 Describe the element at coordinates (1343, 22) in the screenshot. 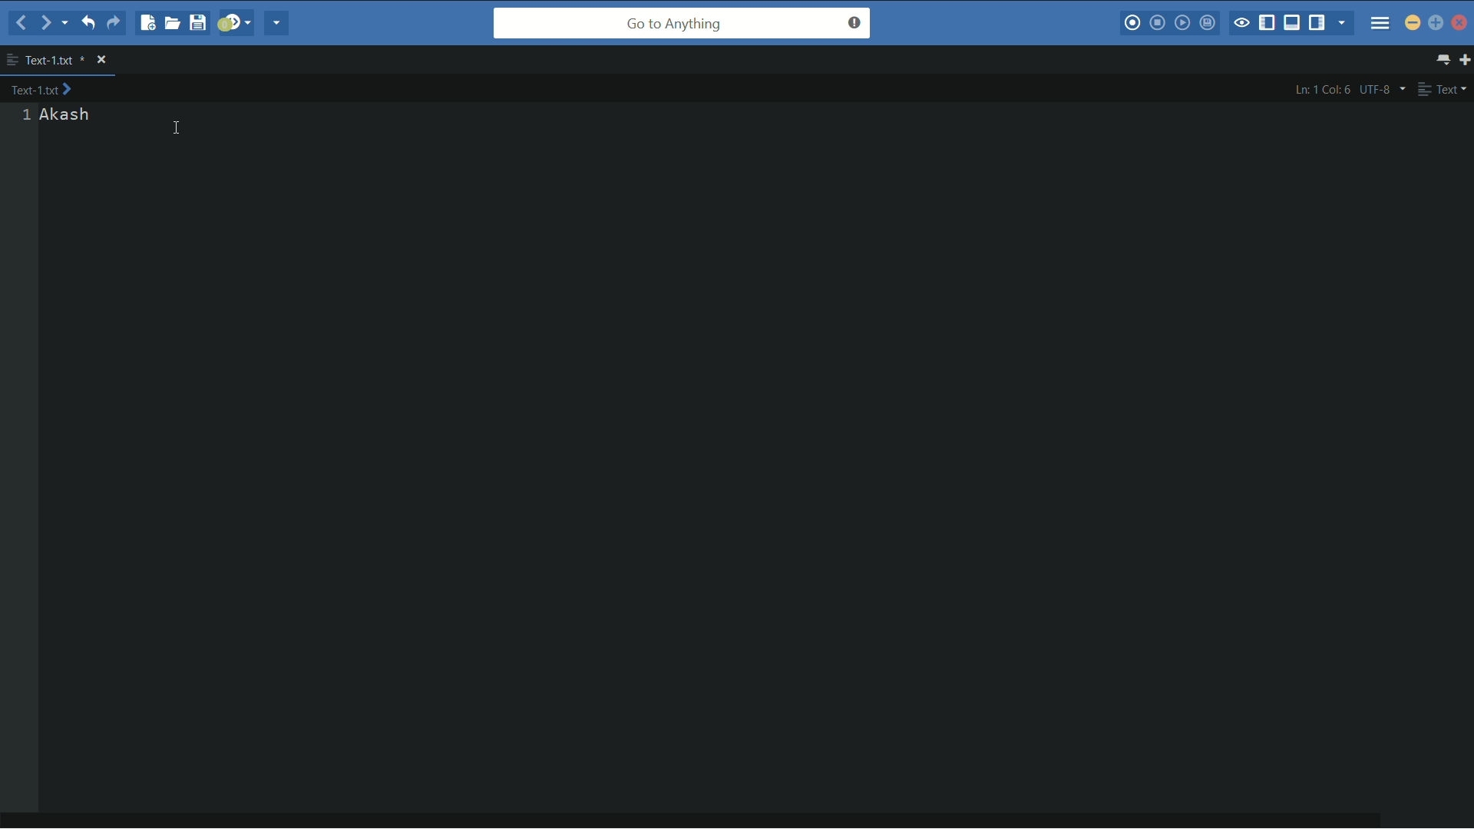

I see `show specific sidebar/tab` at that location.